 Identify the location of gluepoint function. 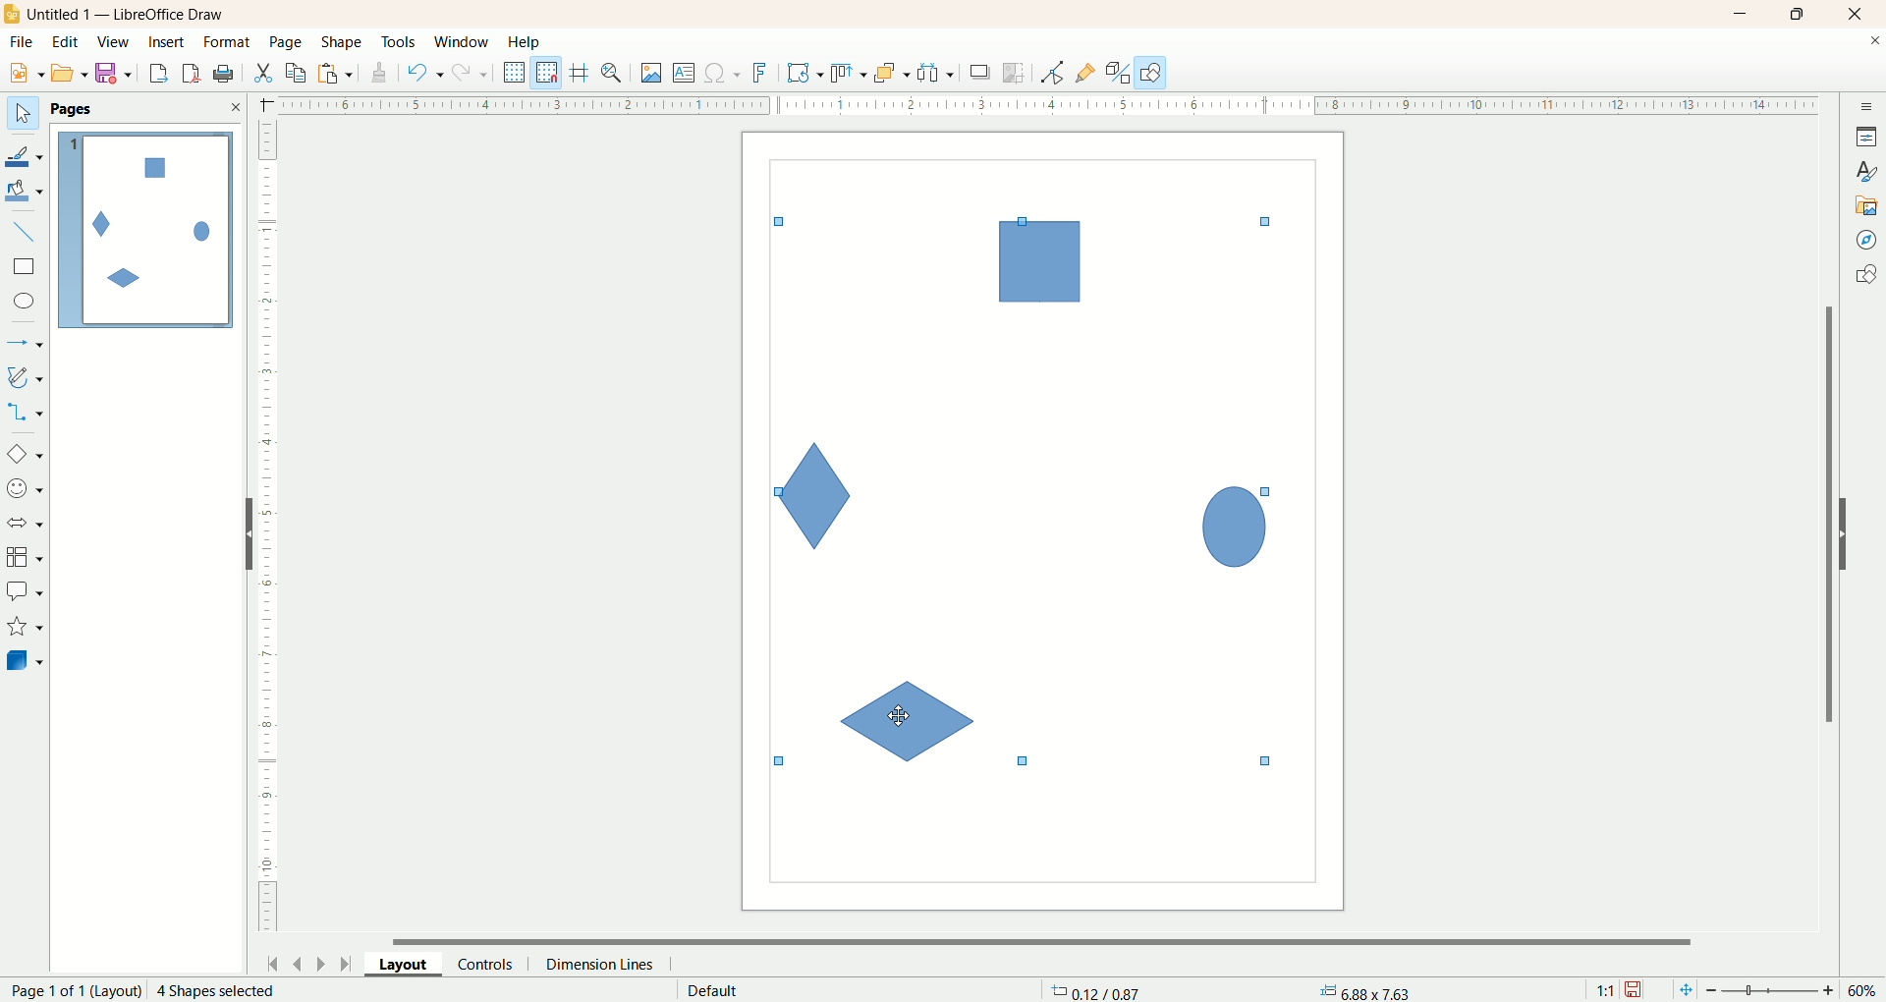
(1085, 74).